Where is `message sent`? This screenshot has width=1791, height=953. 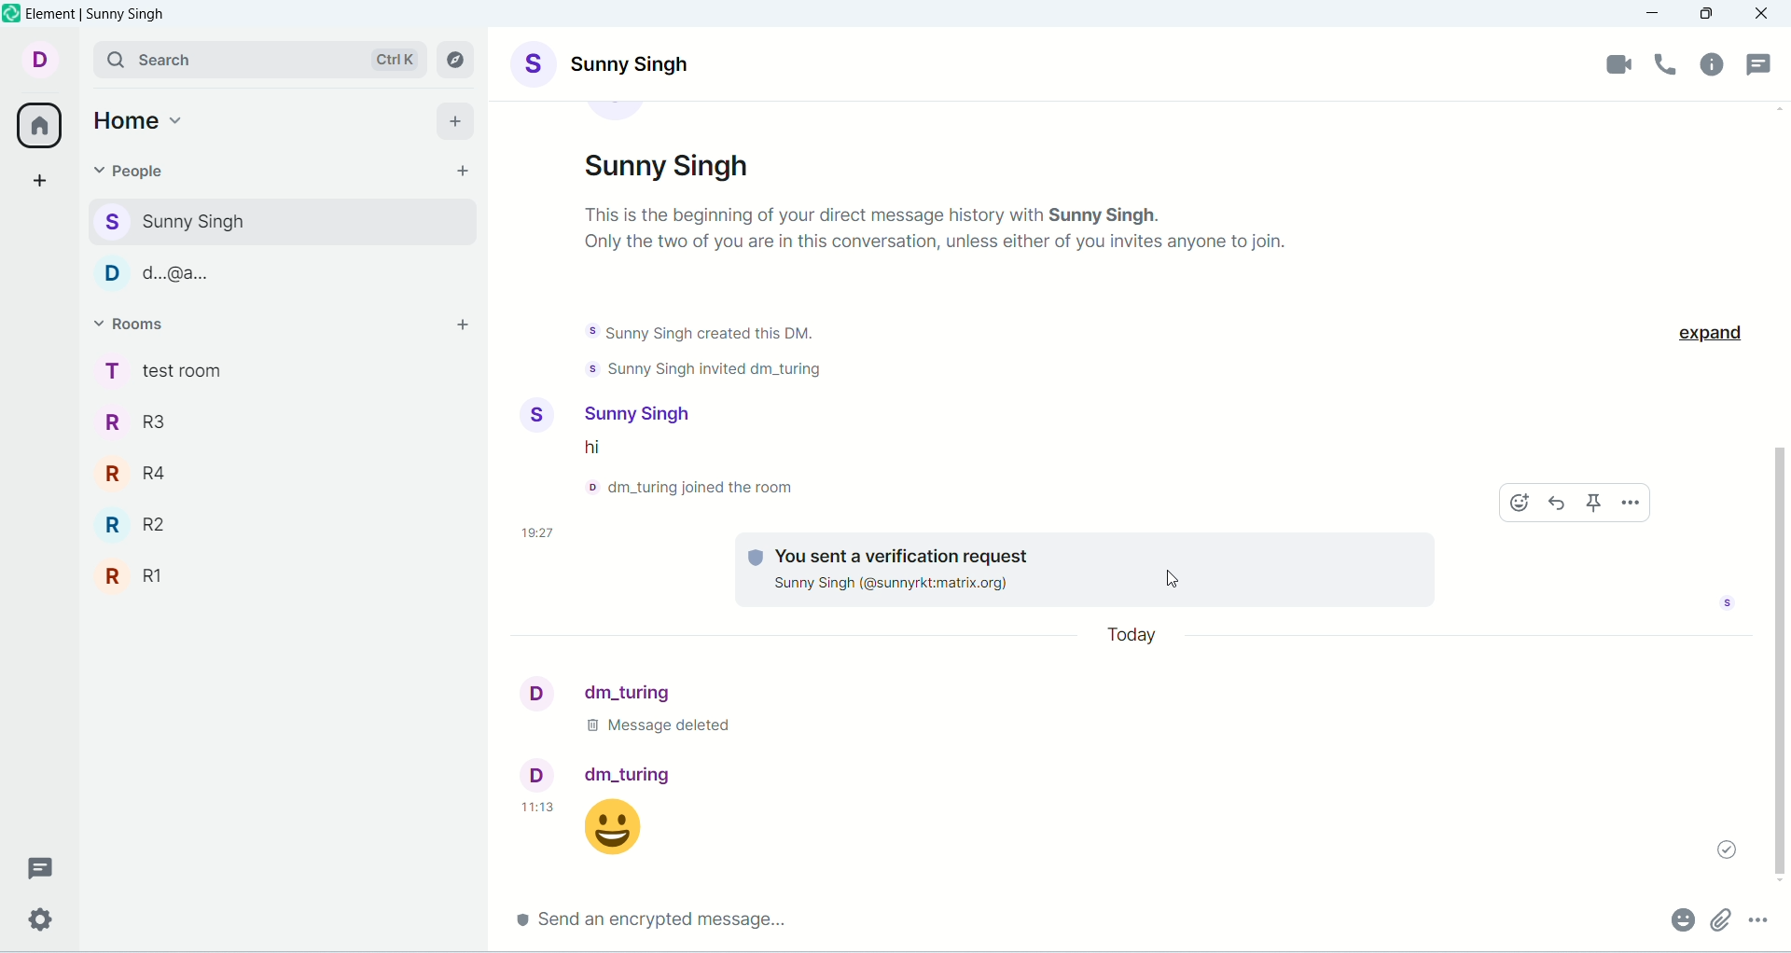 message sent is located at coordinates (1721, 854).